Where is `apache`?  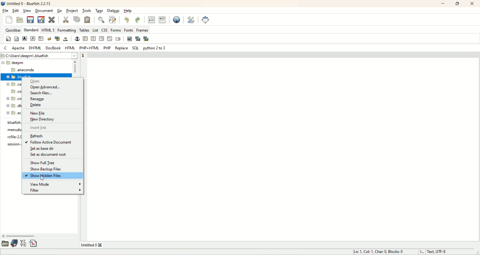 apache is located at coordinates (18, 48).